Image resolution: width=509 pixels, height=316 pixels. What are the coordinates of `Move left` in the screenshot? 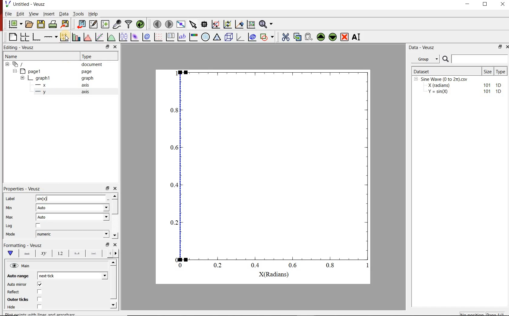 It's located at (109, 253).